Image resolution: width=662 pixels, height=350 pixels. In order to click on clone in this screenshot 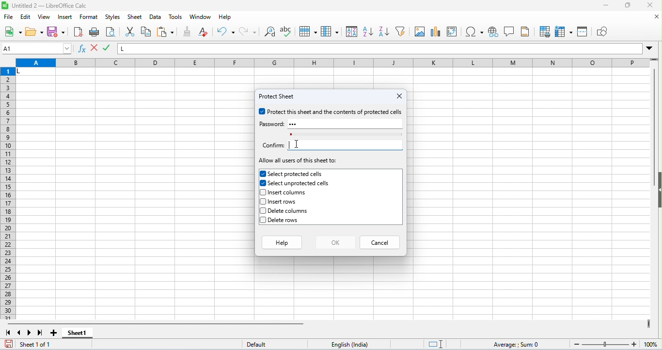, I will do `click(188, 31)`.